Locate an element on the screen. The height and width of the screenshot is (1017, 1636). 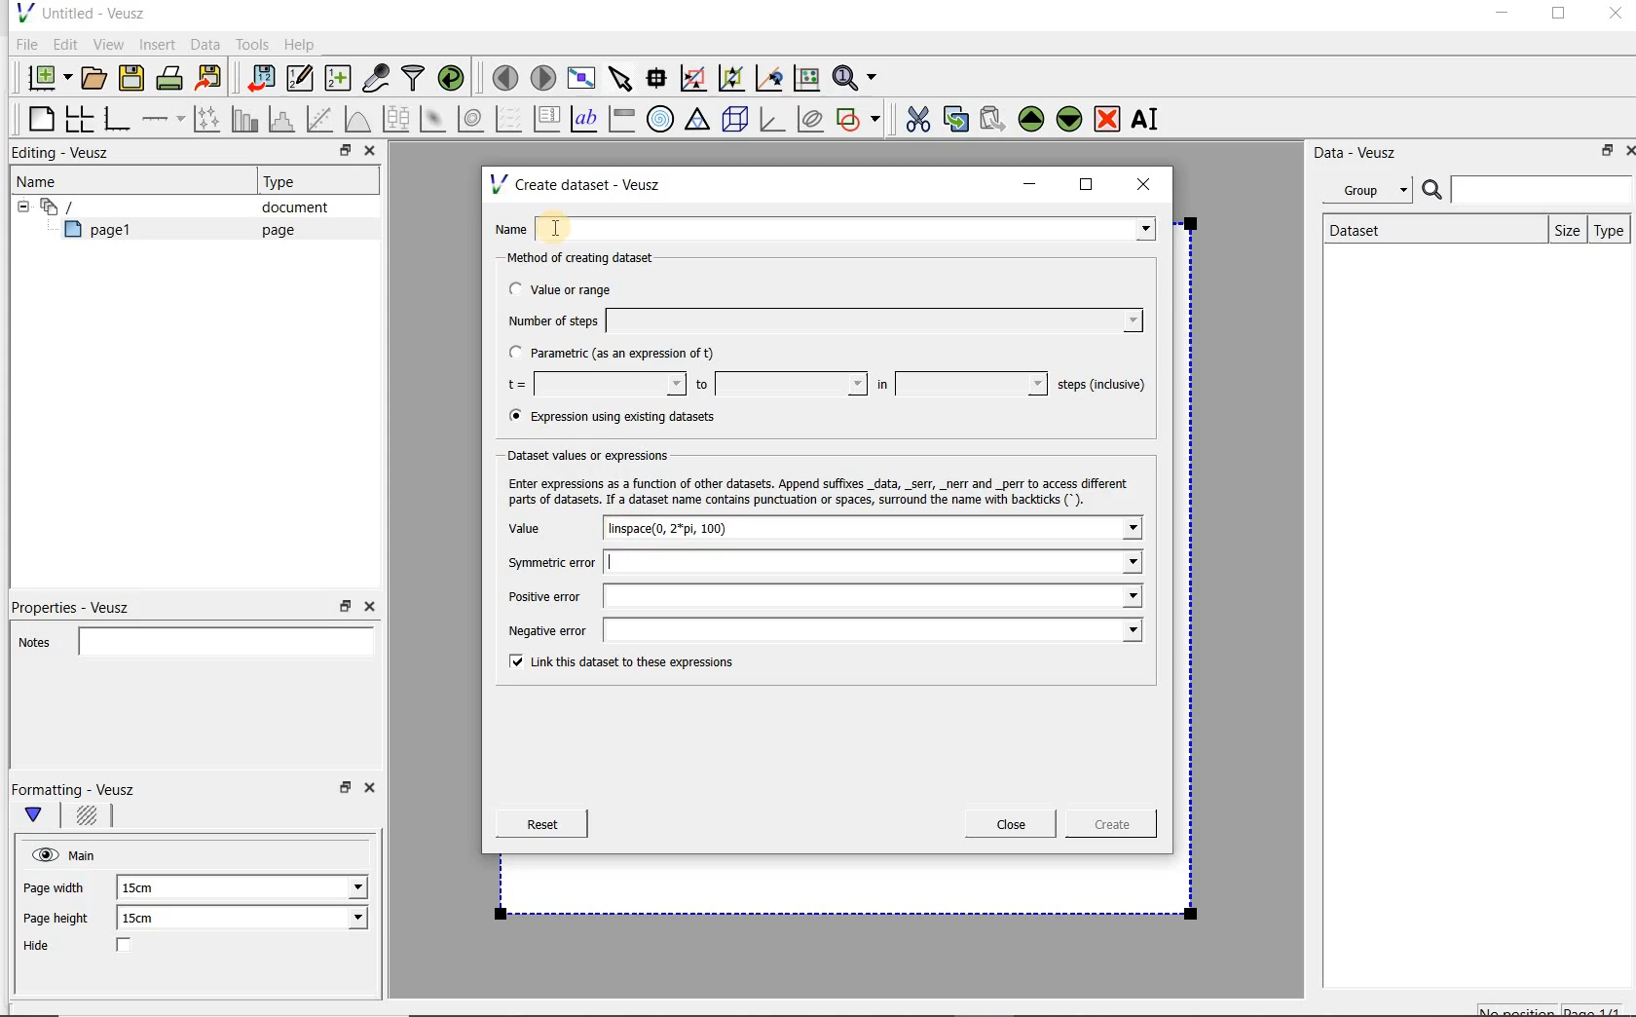
restore down is located at coordinates (340, 153).